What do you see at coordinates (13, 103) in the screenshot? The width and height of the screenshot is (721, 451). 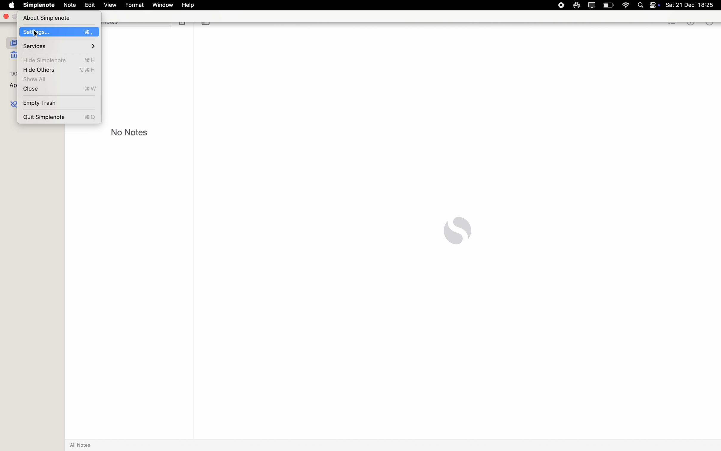 I see `untagged` at bounding box center [13, 103].